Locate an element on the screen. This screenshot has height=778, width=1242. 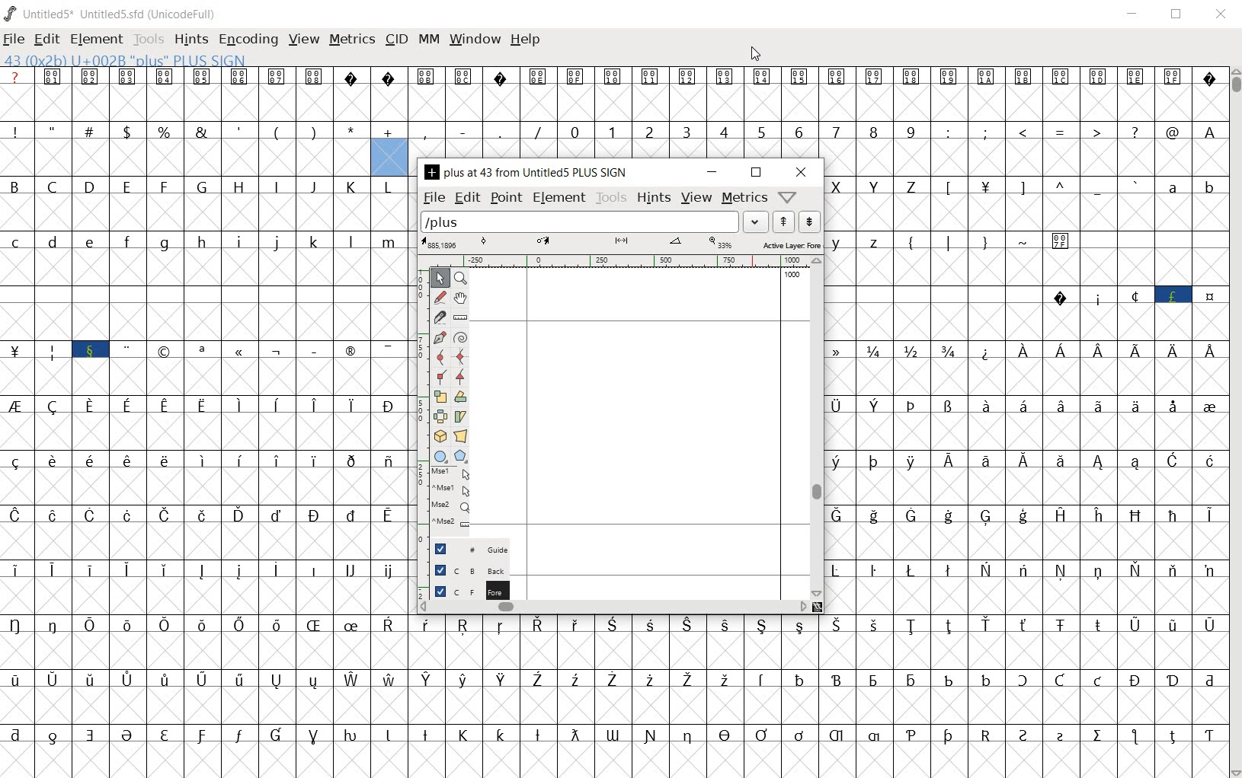
view is located at coordinates (302, 37).